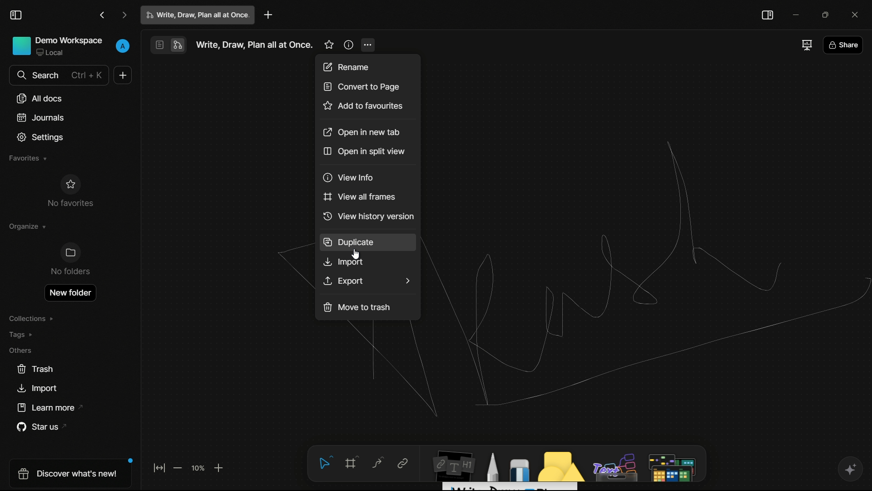  Describe the element at coordinates (24, 335) in the screenshot. I see `tags` at that location.